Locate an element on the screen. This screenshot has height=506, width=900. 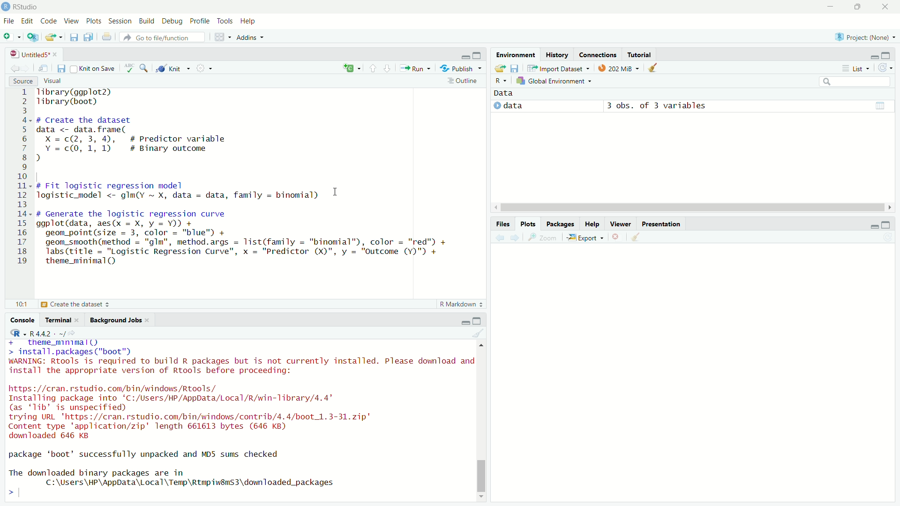
Go to previous section/chunk is located at coordinates (372, 68).